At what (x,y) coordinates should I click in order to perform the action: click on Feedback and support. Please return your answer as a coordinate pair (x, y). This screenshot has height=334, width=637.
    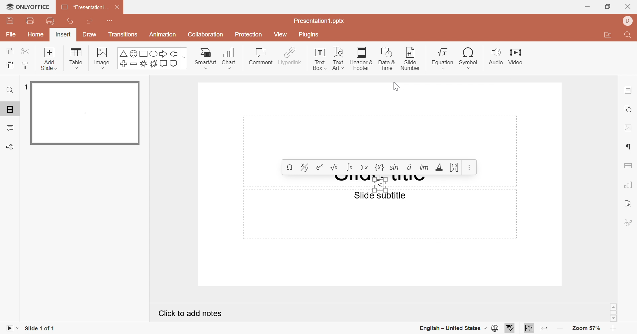
    Looking at the image, I should click on (11, 146).